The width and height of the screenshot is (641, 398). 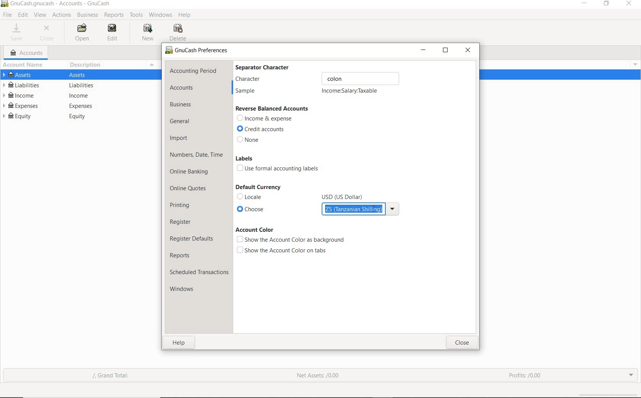 I want to click on EDIT, so click(x=23, y=15).